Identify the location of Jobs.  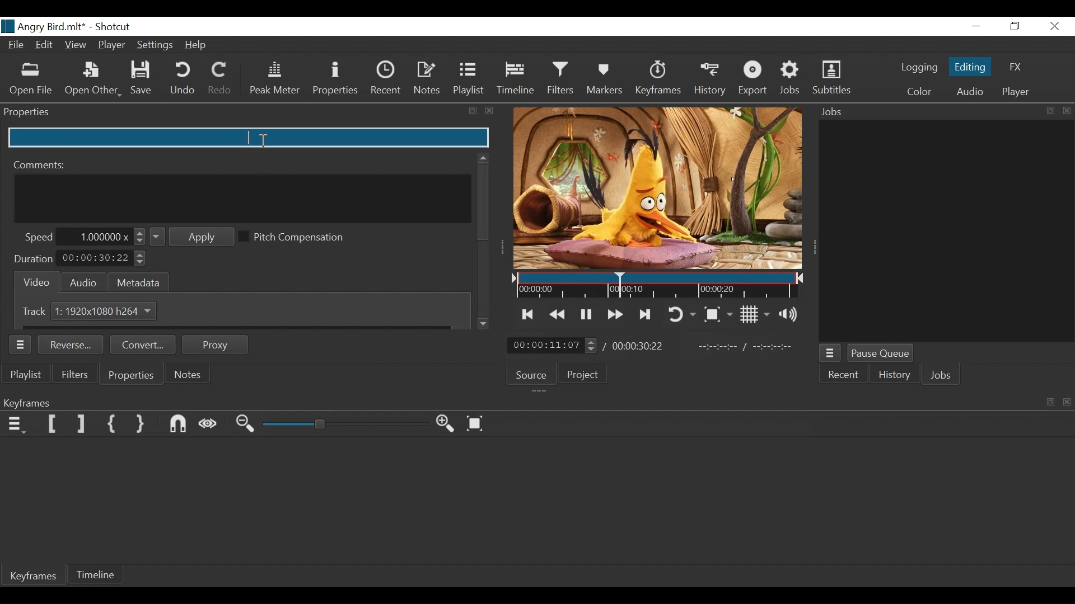
(792, 79).